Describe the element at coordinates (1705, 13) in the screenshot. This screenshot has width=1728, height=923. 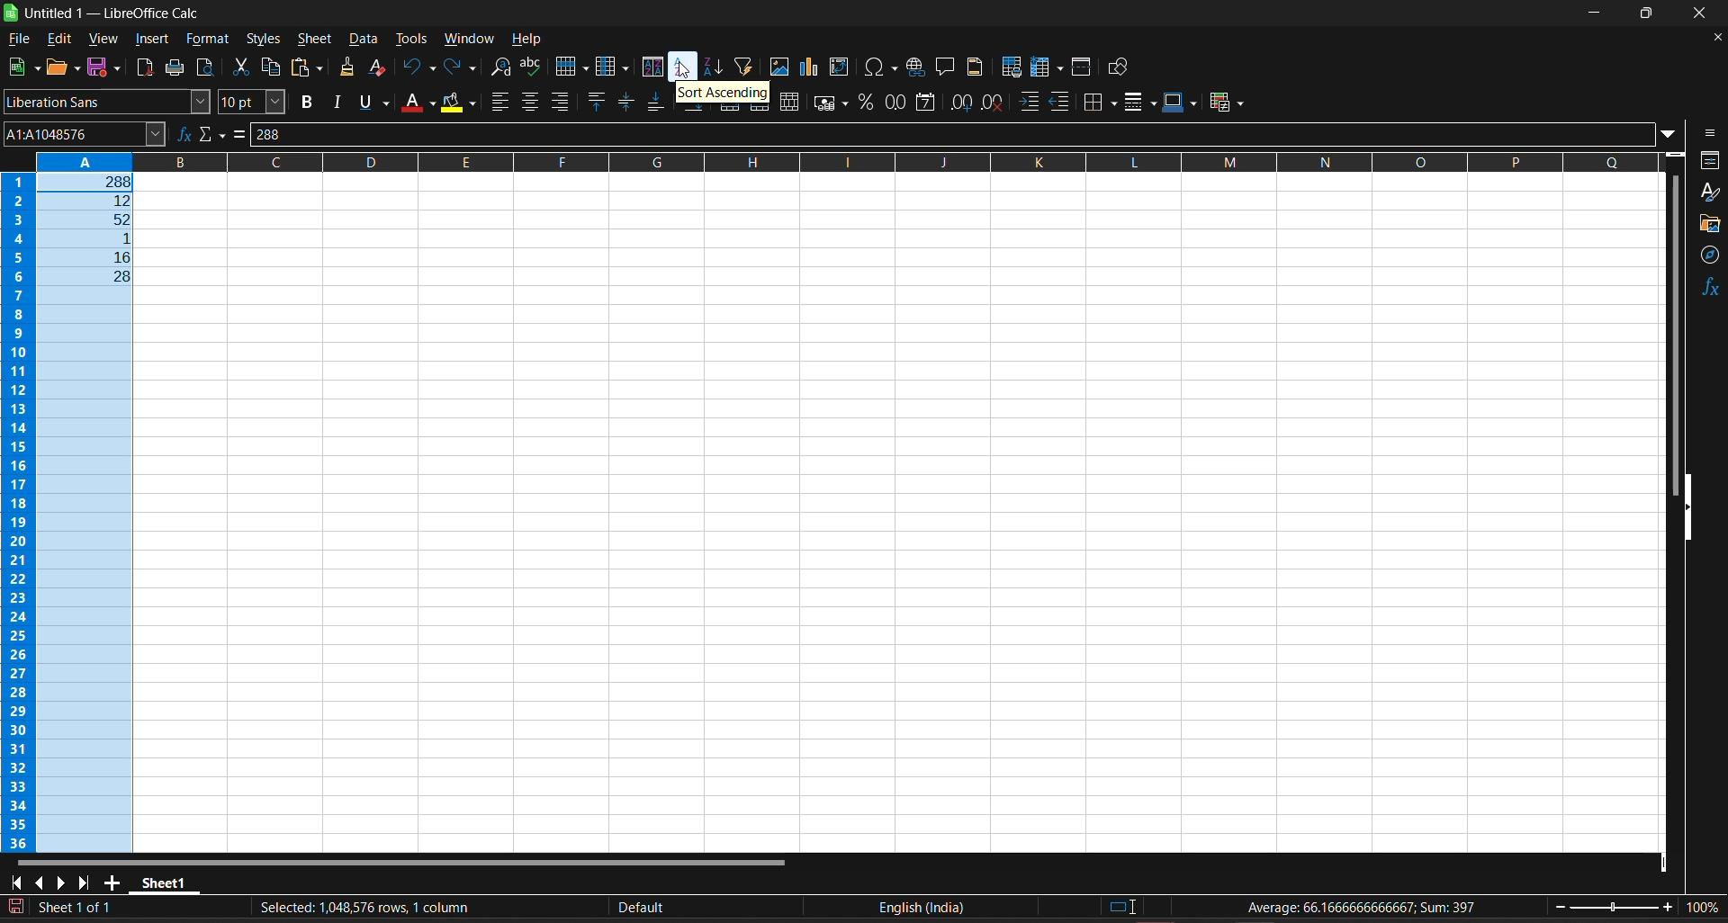
I see `close` at that location.